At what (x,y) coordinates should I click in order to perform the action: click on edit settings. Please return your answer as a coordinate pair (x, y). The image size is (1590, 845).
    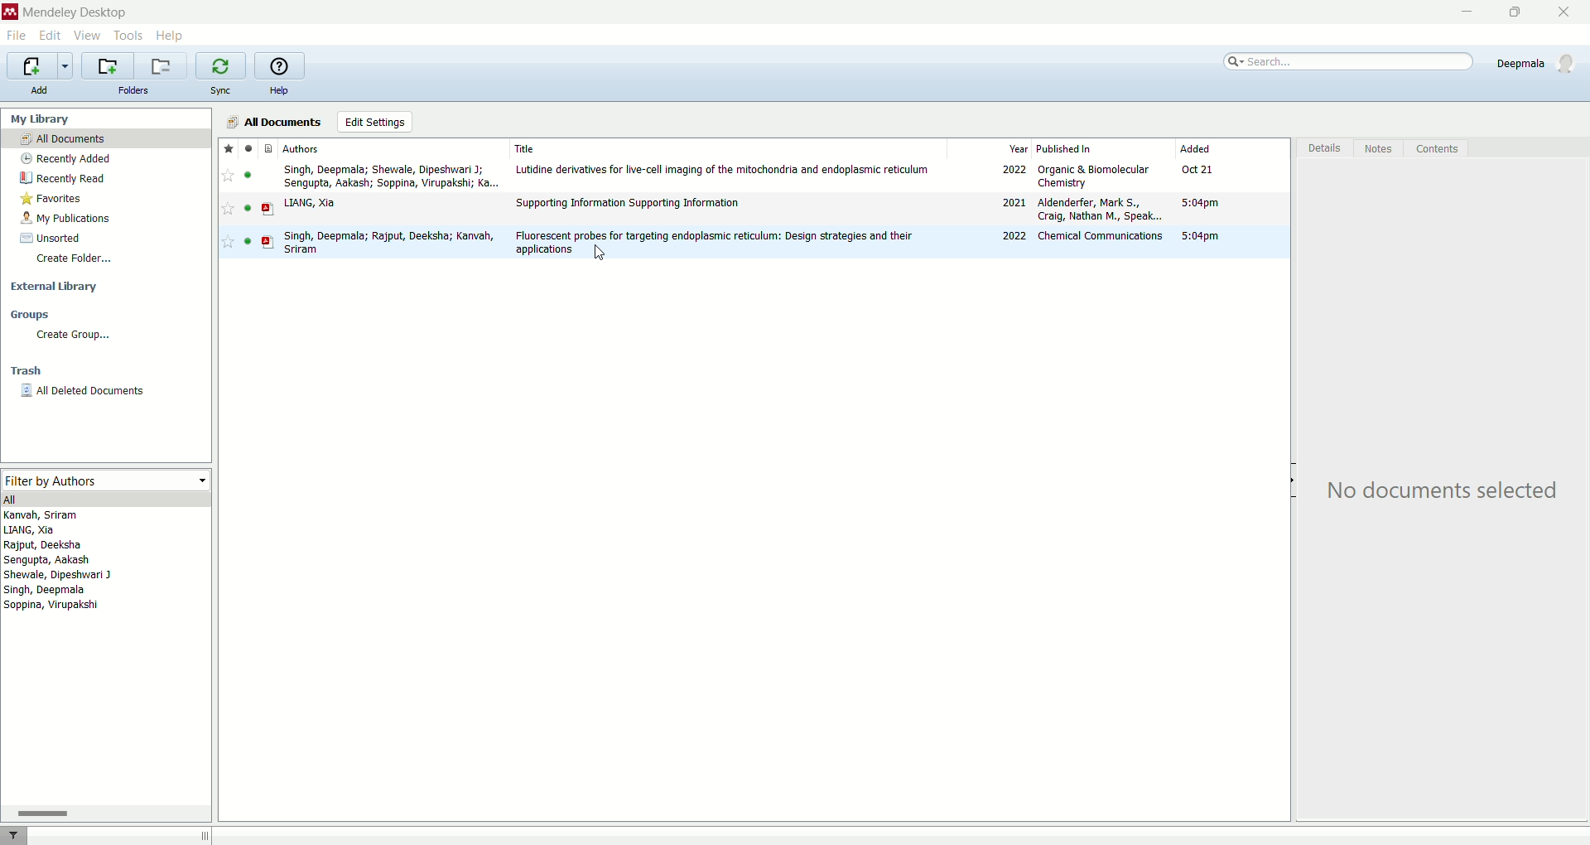
    Looking at the image, I should click on (374, 122).